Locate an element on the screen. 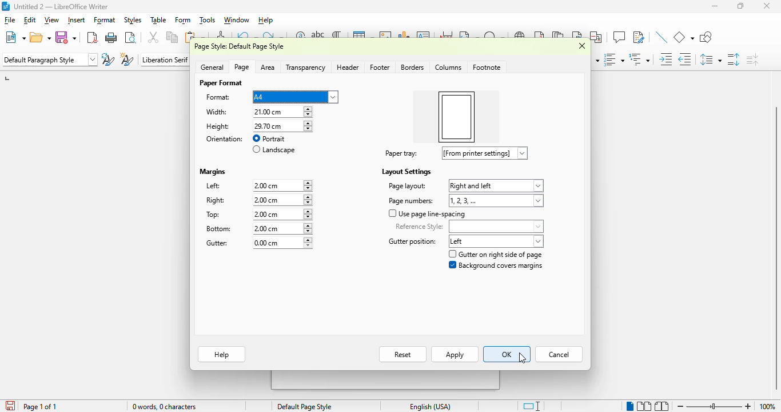 The height and width of the screenshot is (412, 781). tools is located at coordinates (208, 19).